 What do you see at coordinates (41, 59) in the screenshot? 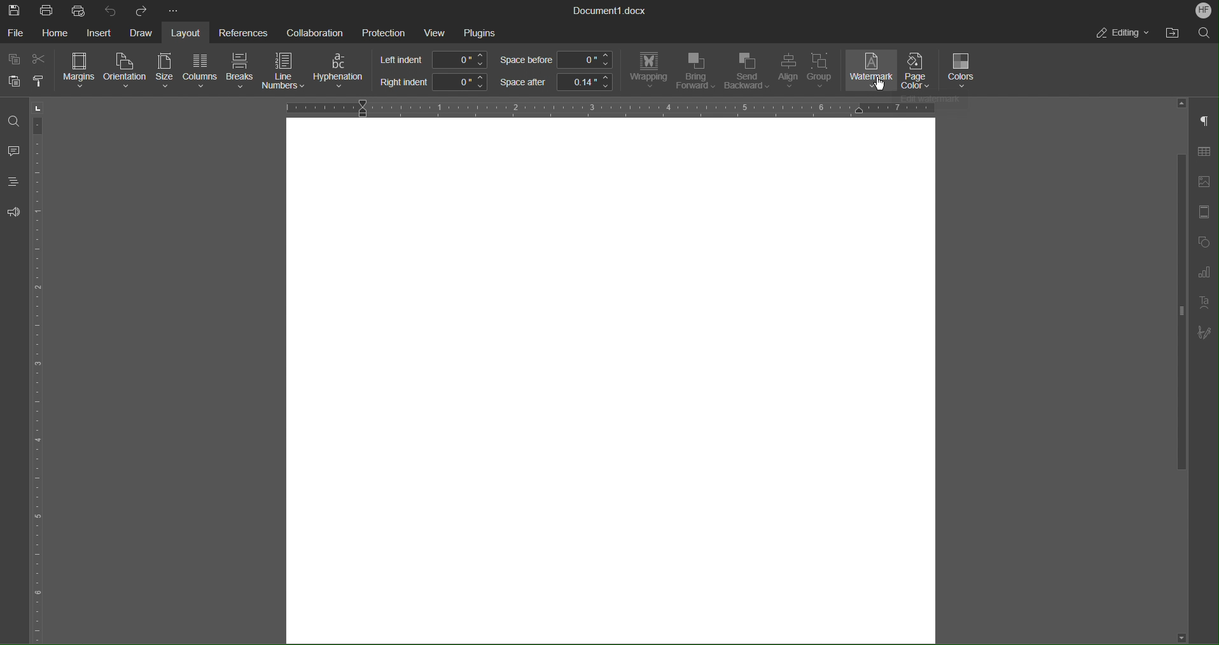
I see `Cut` at bounding box center [41, 59].